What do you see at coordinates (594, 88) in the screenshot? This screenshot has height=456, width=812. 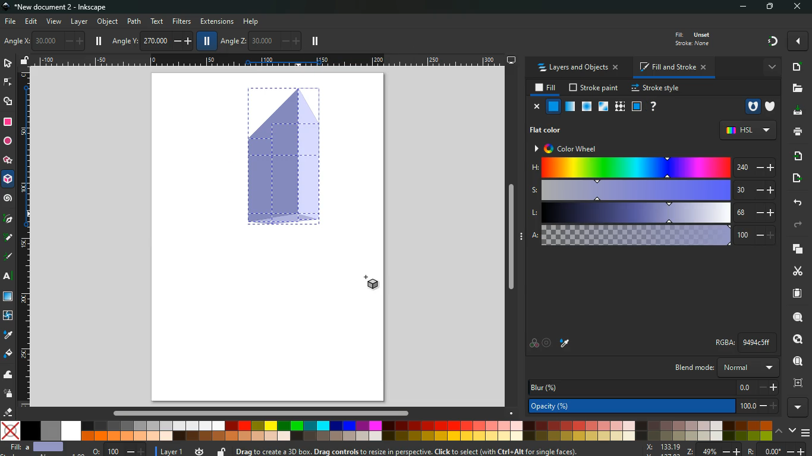 I see `stroke paint` at bounding box center [594, 88].